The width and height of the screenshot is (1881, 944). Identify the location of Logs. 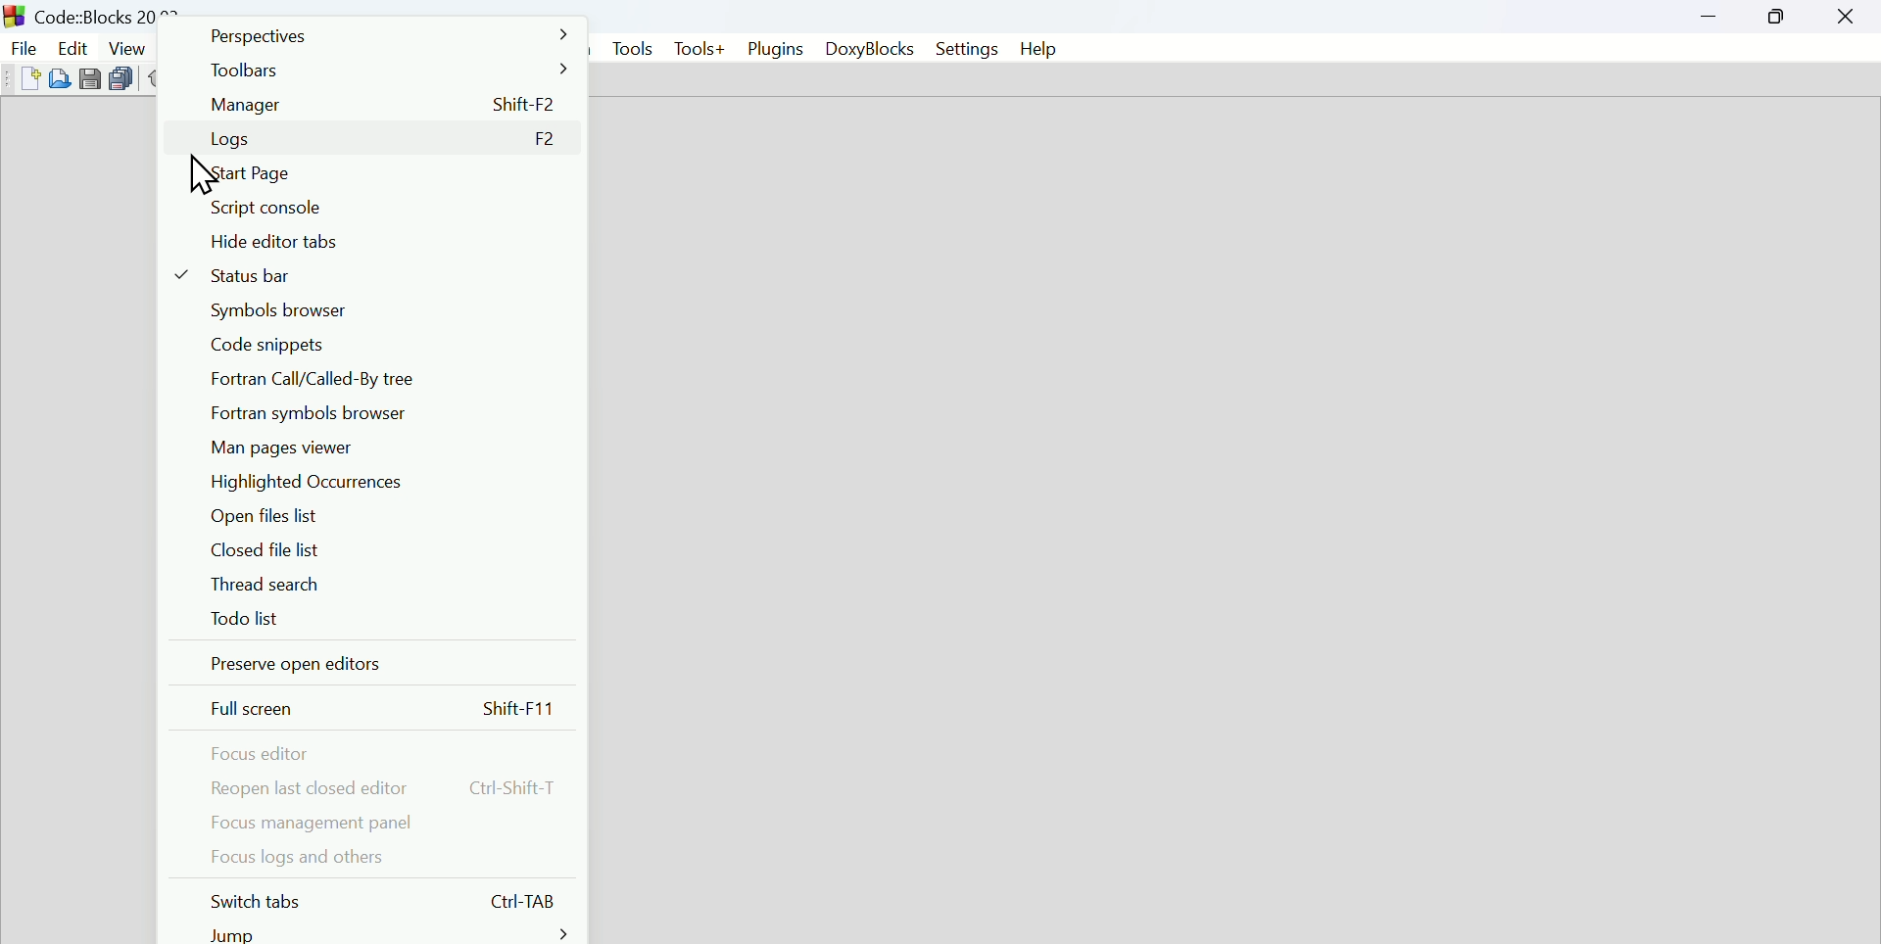
(385, 139).